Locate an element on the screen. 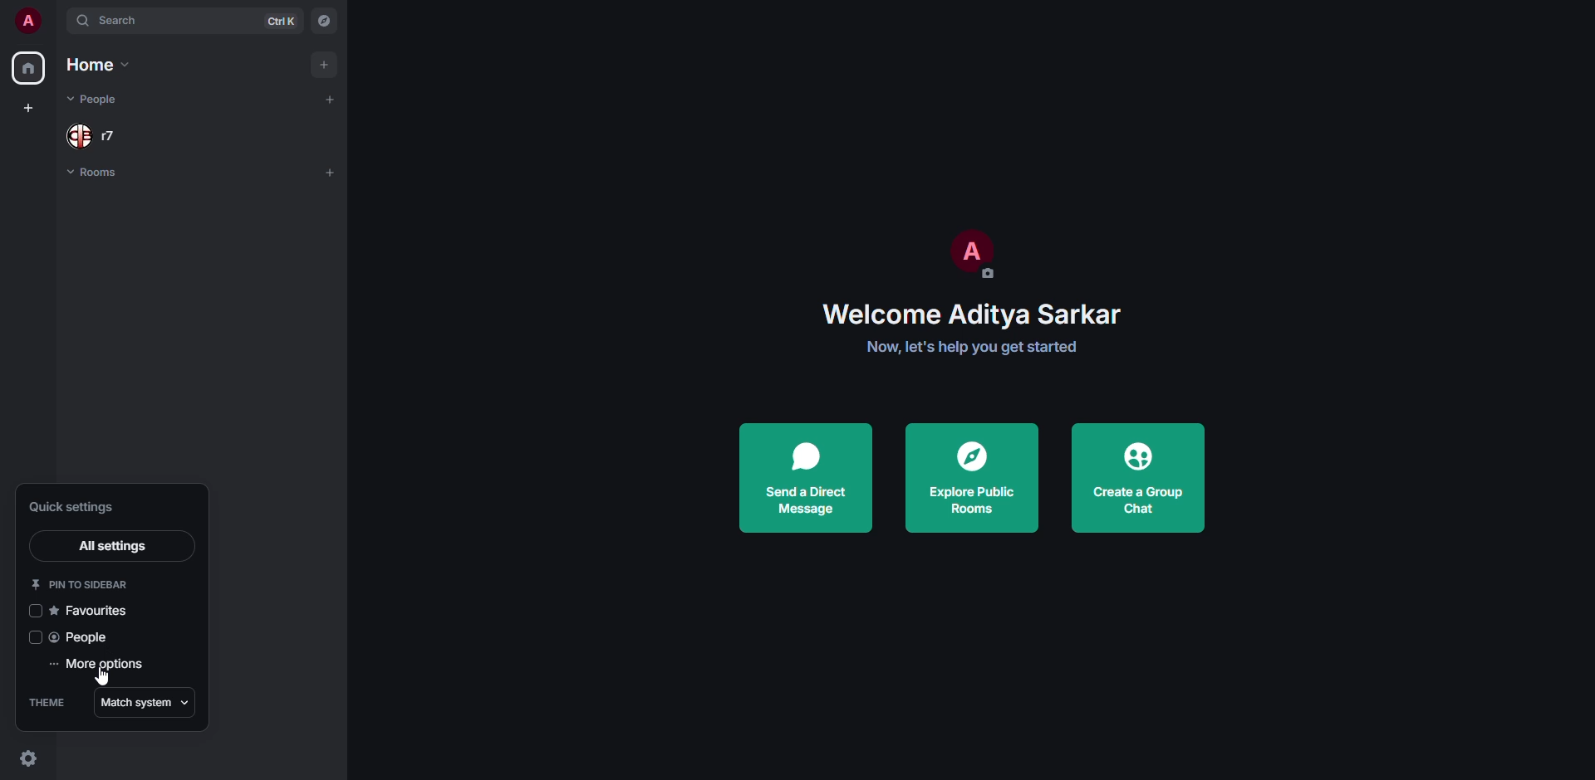 The image size is (1595, 780). theme is located at coordinates (45, 704).